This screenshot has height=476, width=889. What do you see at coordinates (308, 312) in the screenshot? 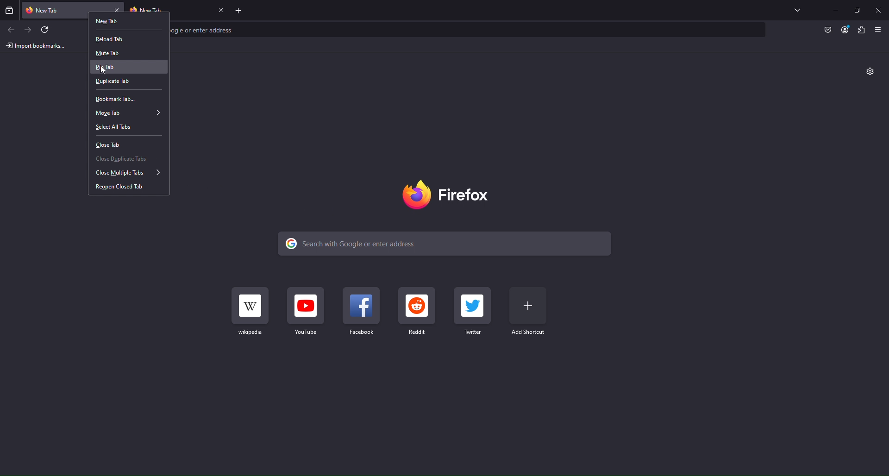
I see `Youtube Shortcut` at bounding box center [308, 312].